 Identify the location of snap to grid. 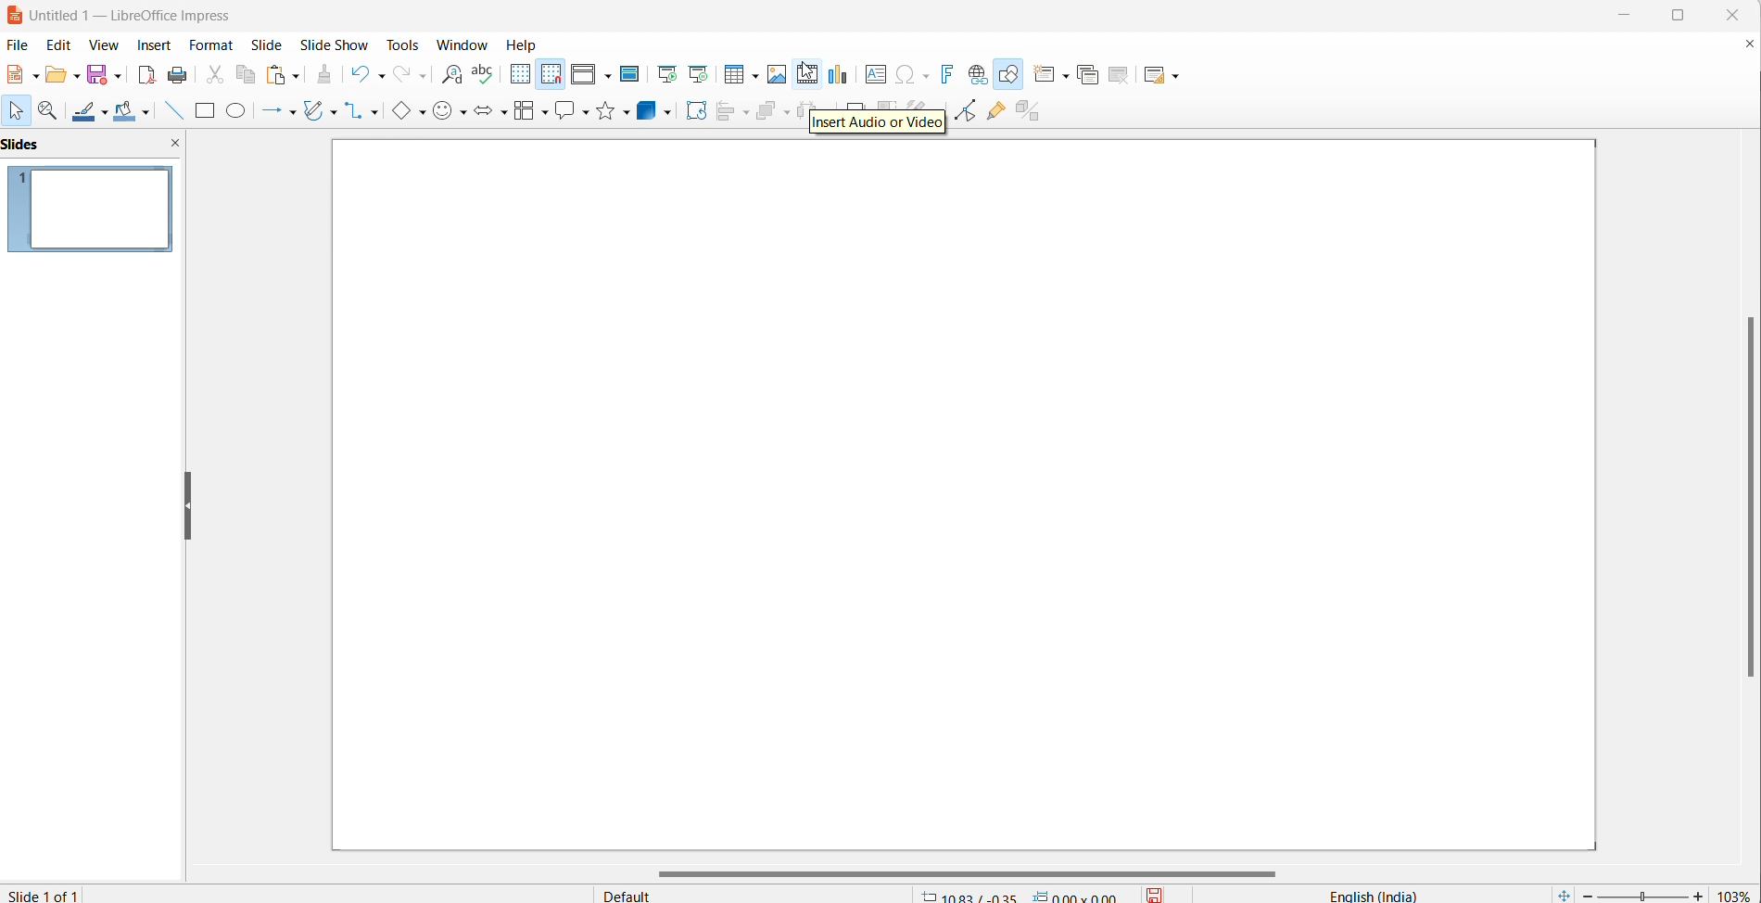
(552, 75).